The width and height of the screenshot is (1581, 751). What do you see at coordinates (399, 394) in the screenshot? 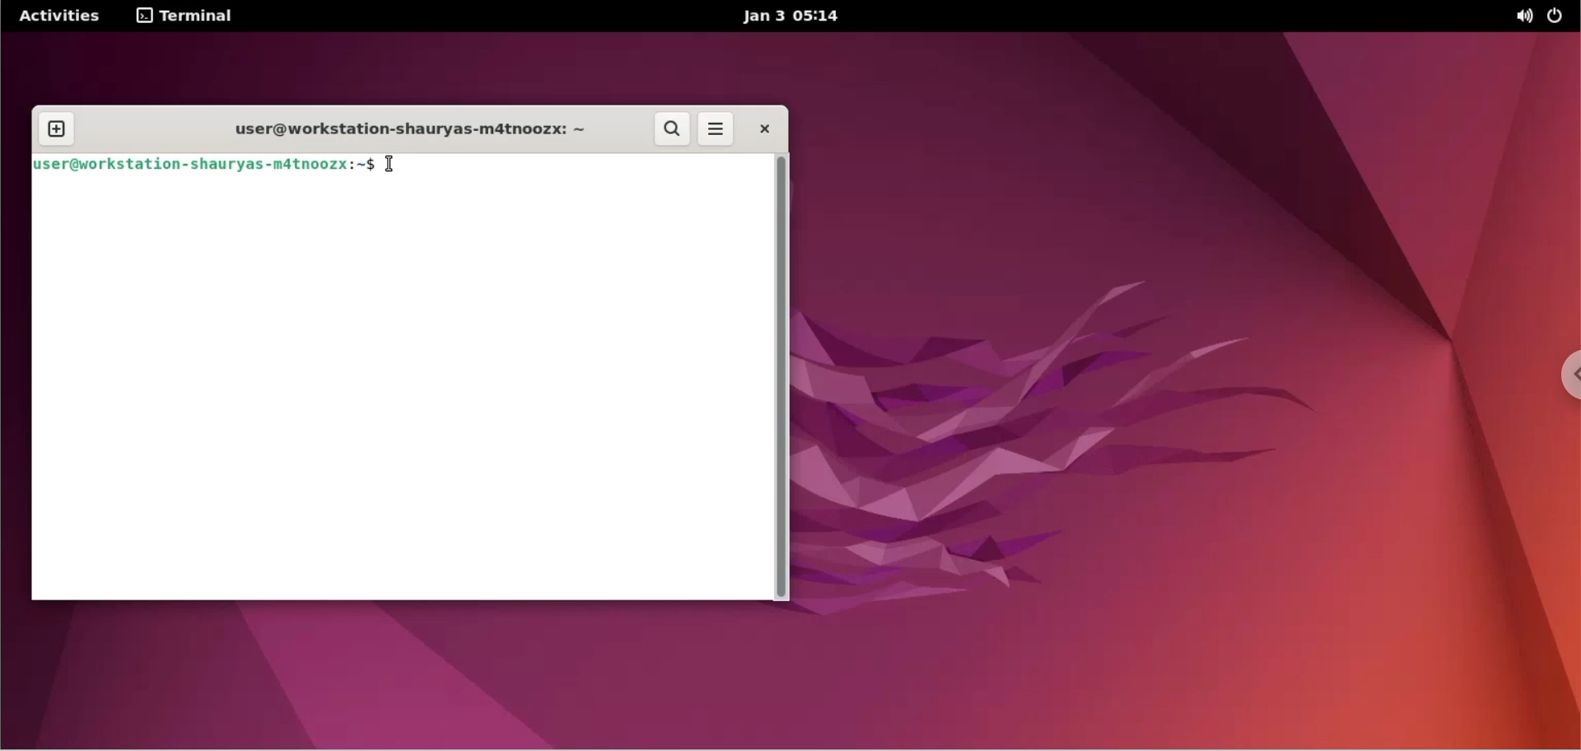
I see `command input box` at bounding box center [399, 394].